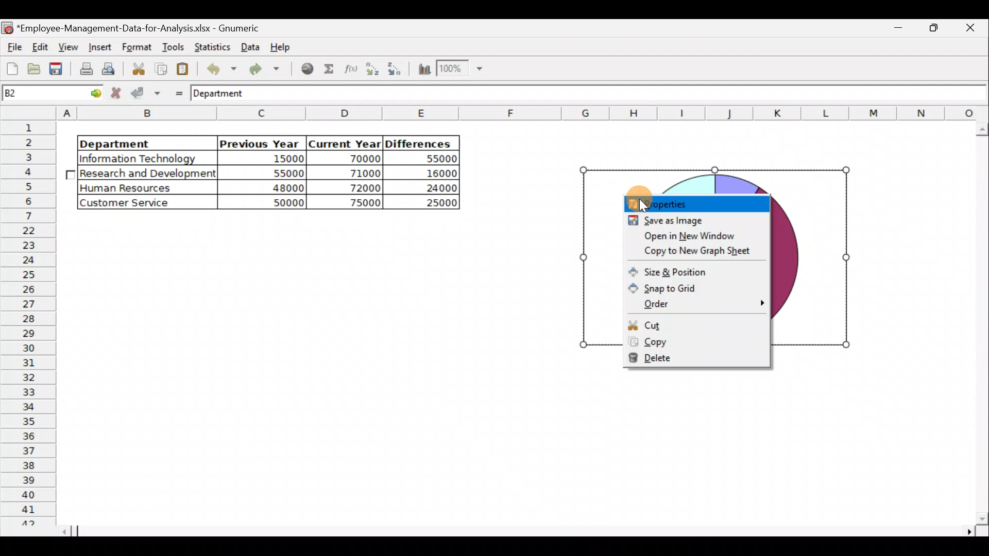 Image resolution: width=989 pixels, height=556 pixels. Describe the element at coordinates (971, 29) in the screenshot. I see `Close` at that location.